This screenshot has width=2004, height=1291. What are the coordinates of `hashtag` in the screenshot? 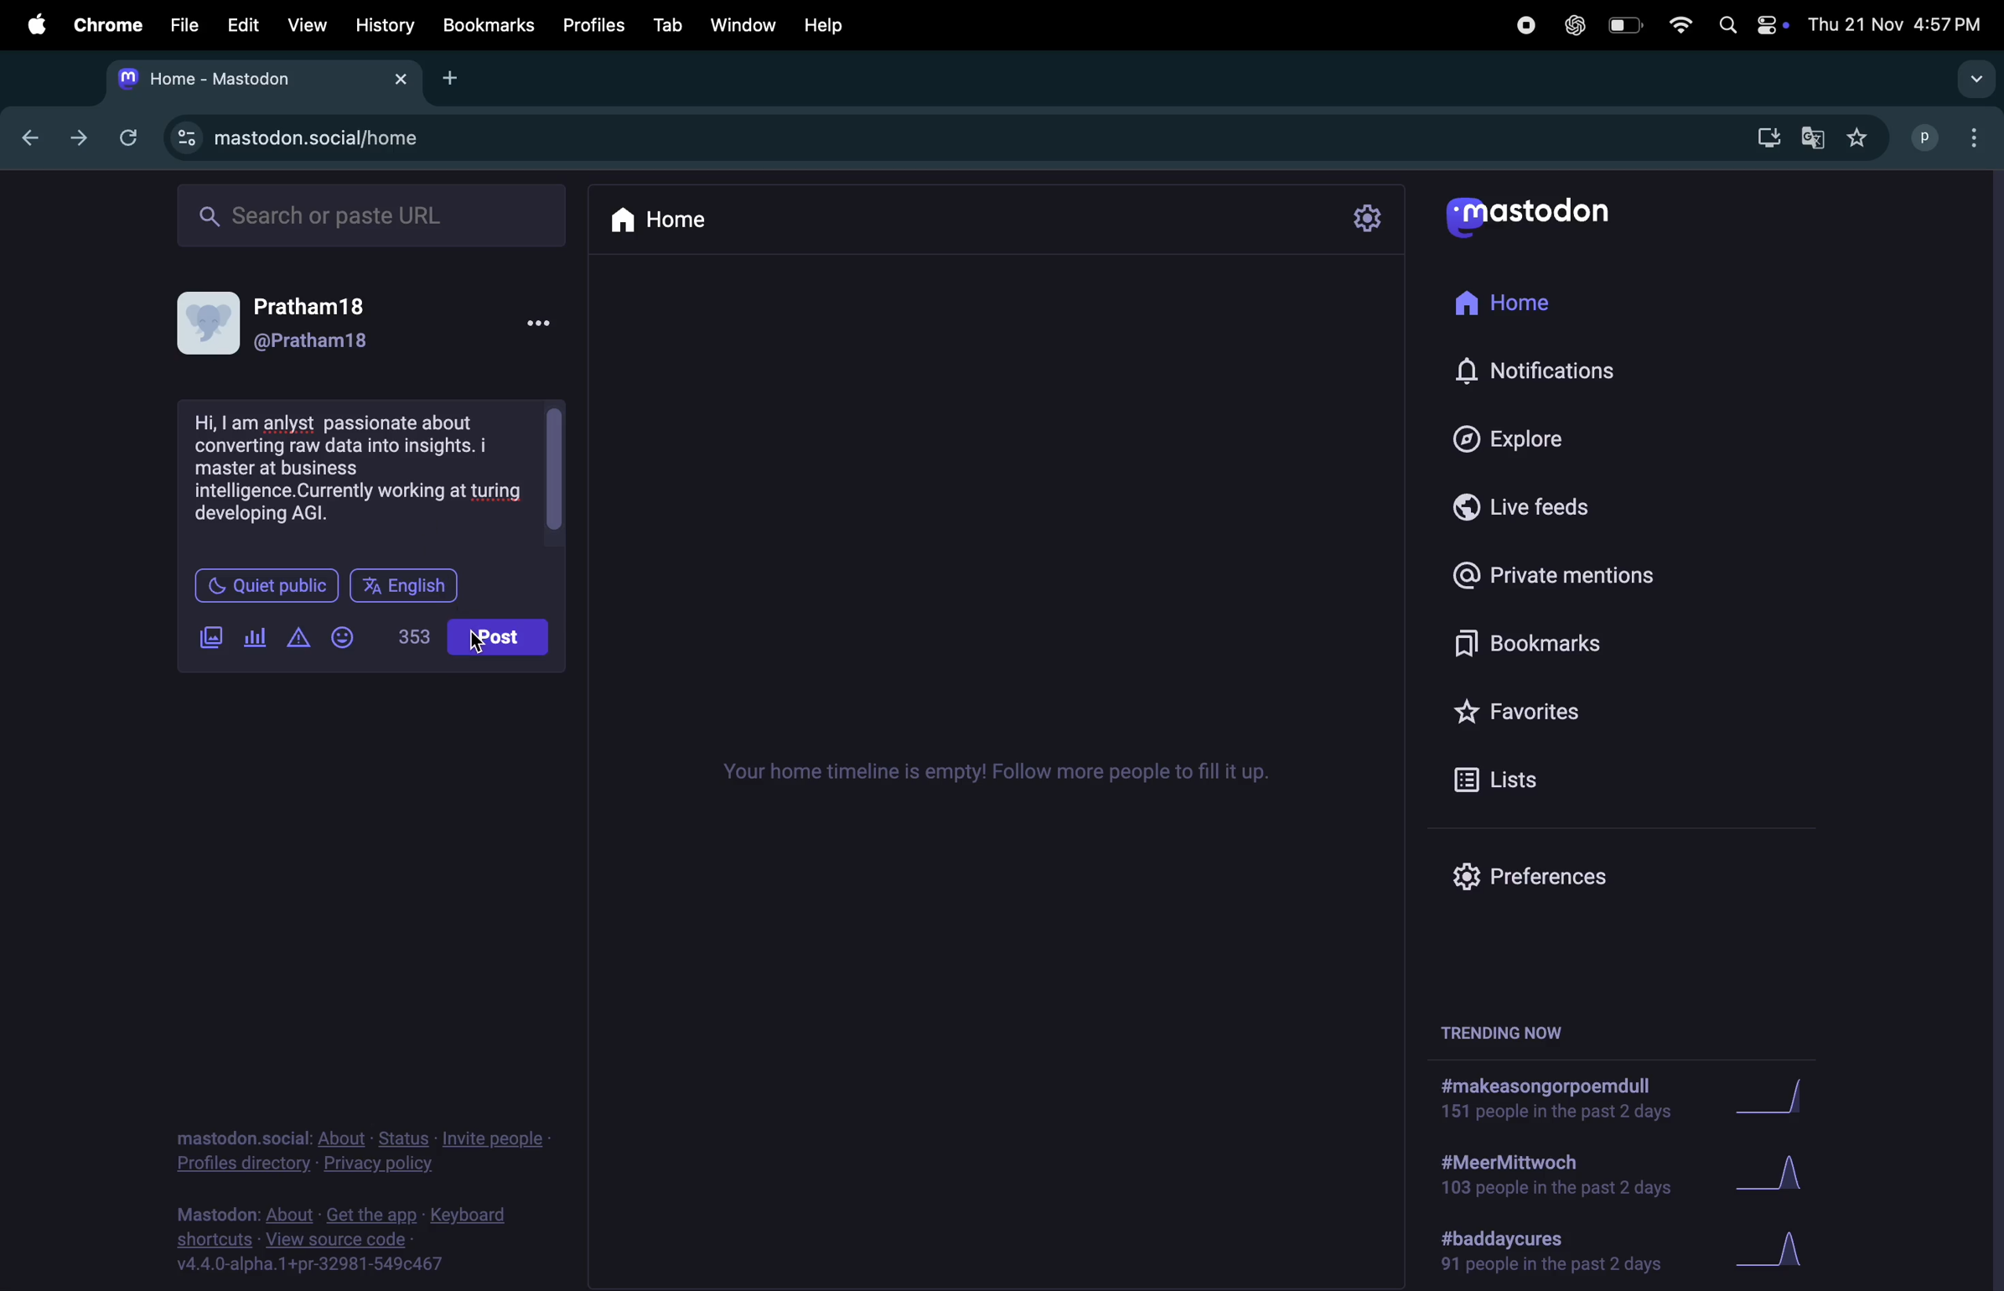 It's located at (1541, 1101).